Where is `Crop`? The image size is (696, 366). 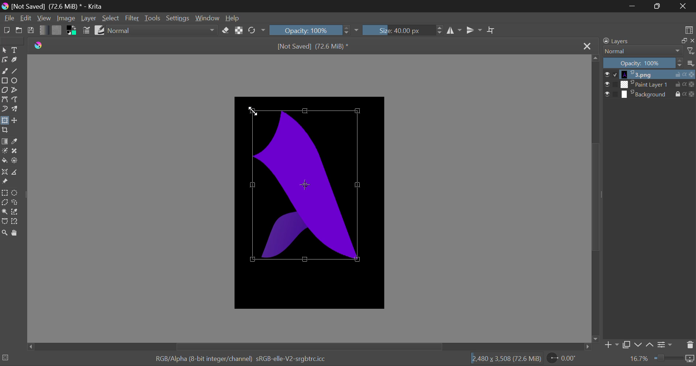 Crop is located at coordinates (492, 31).